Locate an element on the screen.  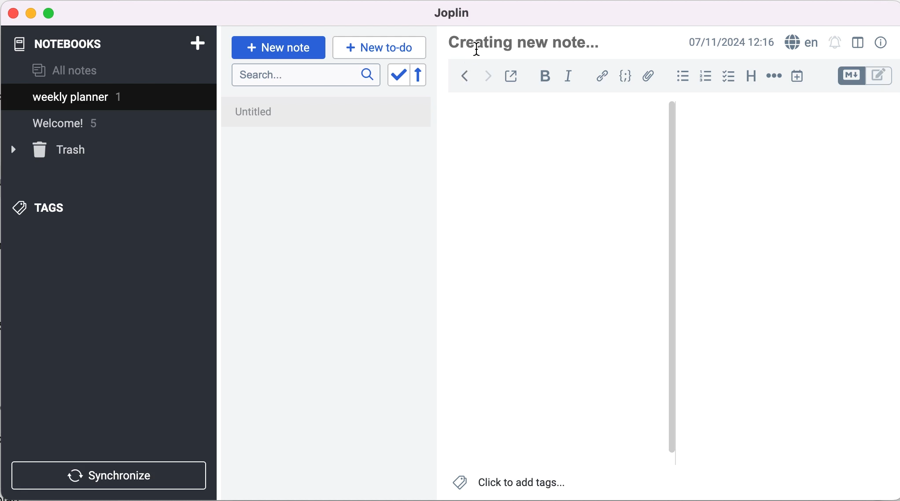
horizontal rules is located at coordinates (772, 77).